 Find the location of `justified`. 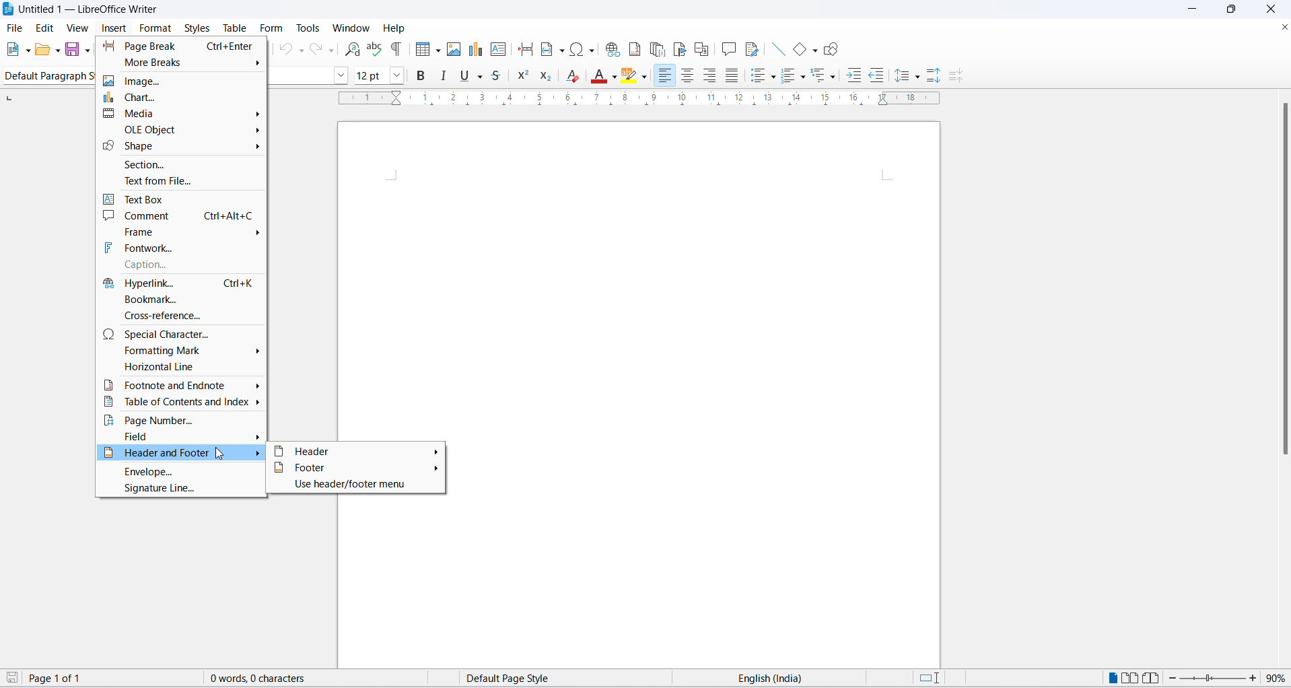

justified is located at coordinates (730, 76).